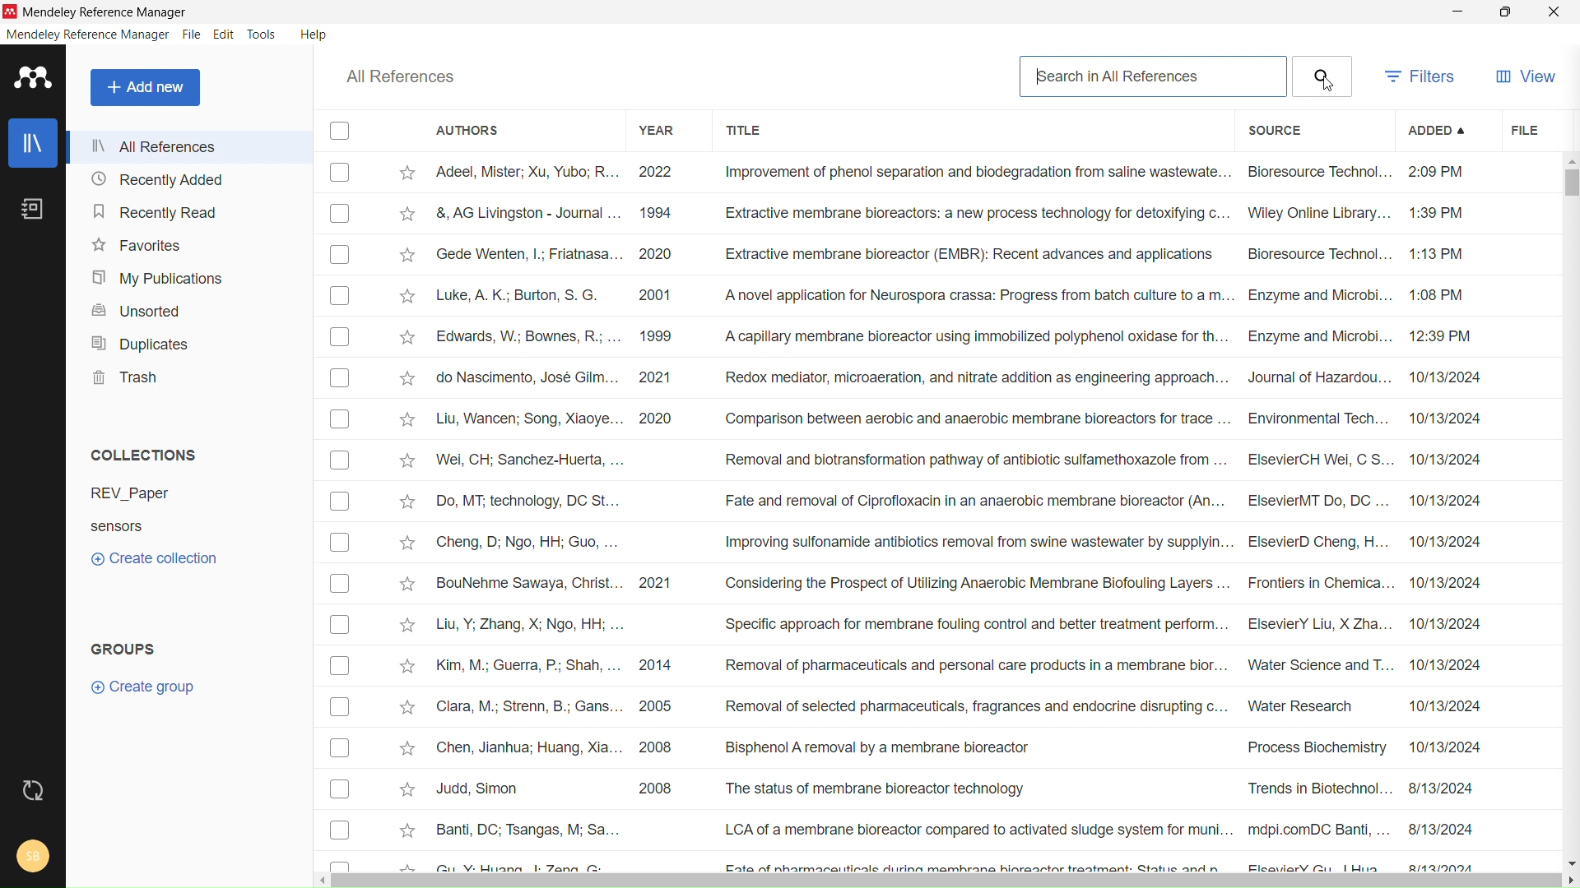  Describe the element at coordinates (225, 34) in the screenshot. I see `edit` at that location.